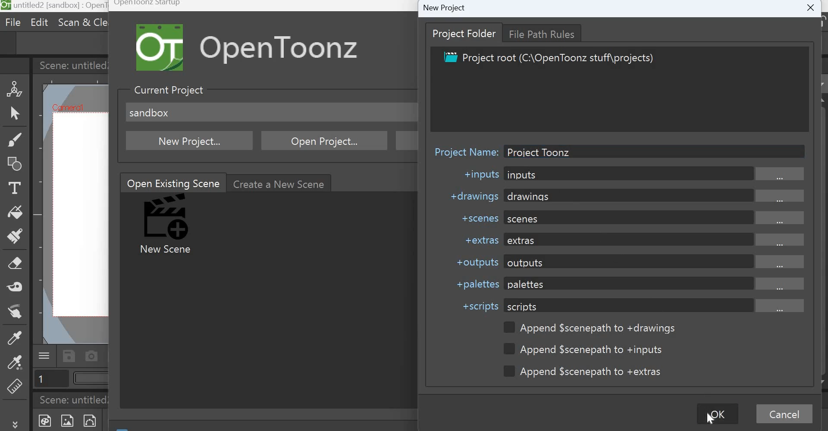  I want to click on Save scene, so click(69, 356).